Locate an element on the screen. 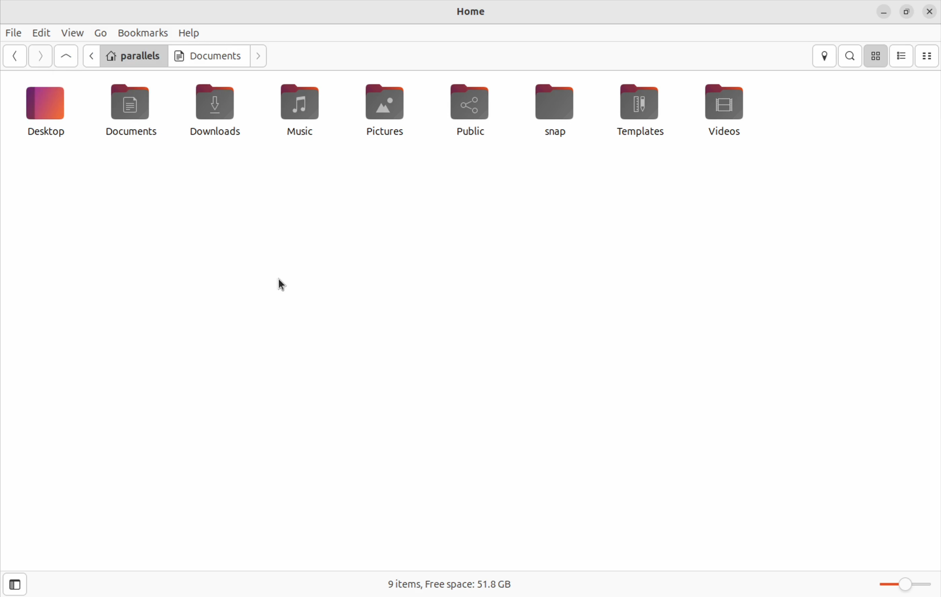 The height and width of the screenshot is (597, 941). file is located at coordinates (14, 33).